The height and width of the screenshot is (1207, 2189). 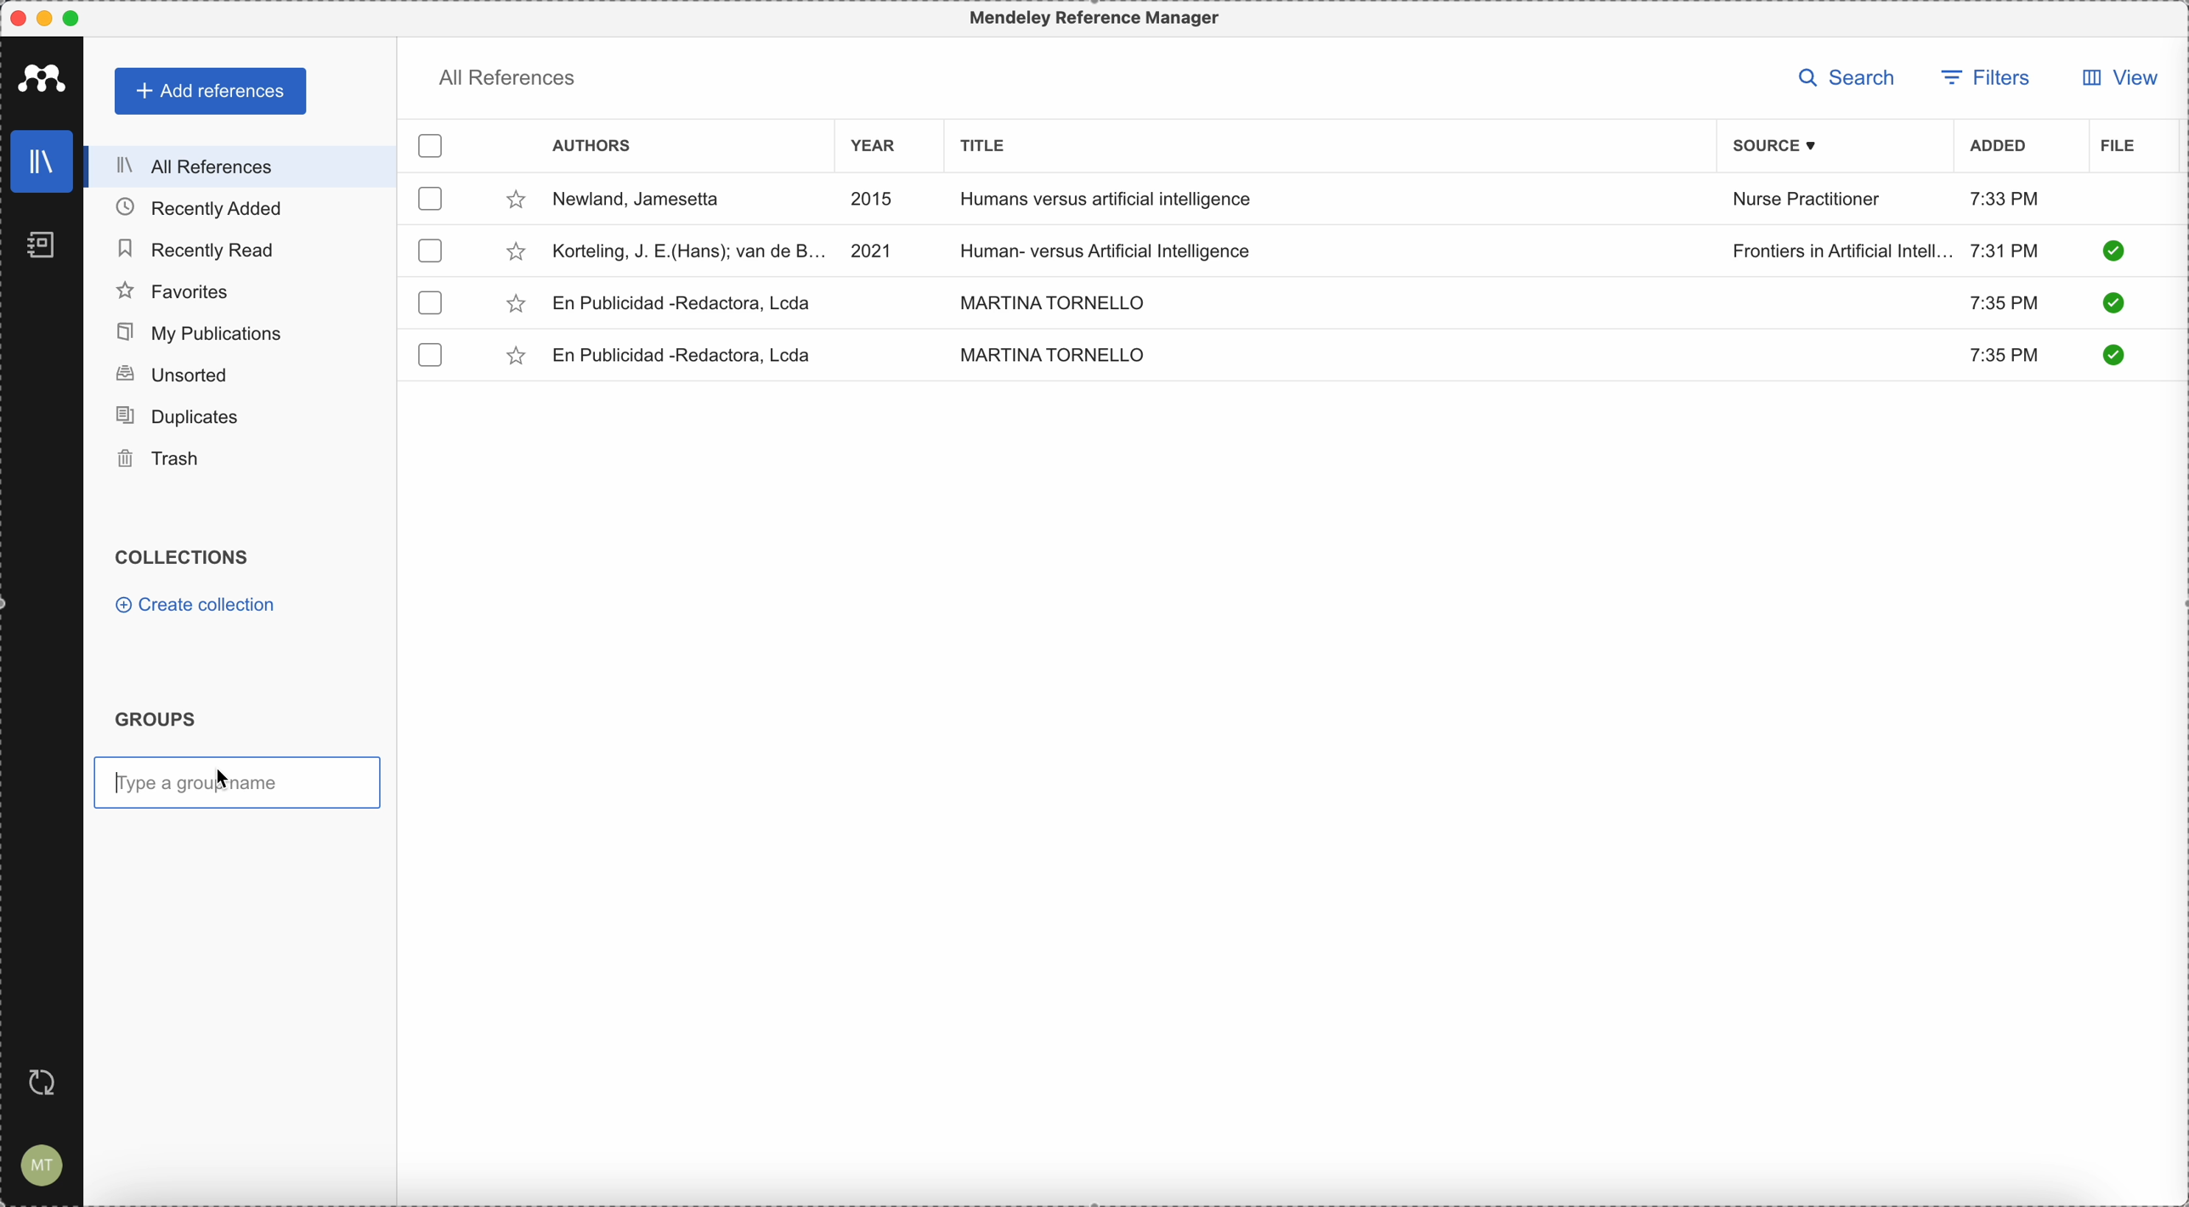 What do you see at coordinates (433, 198) in the screenshot?
I see `checkbox` at bounding box center [433, 198].